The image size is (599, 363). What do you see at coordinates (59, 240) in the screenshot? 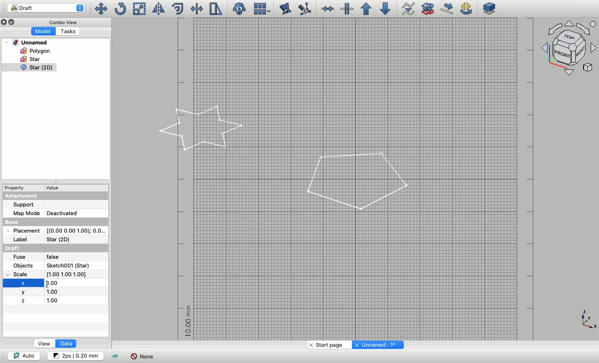
I see `Star (2D)` at bounding box center [59, 240].